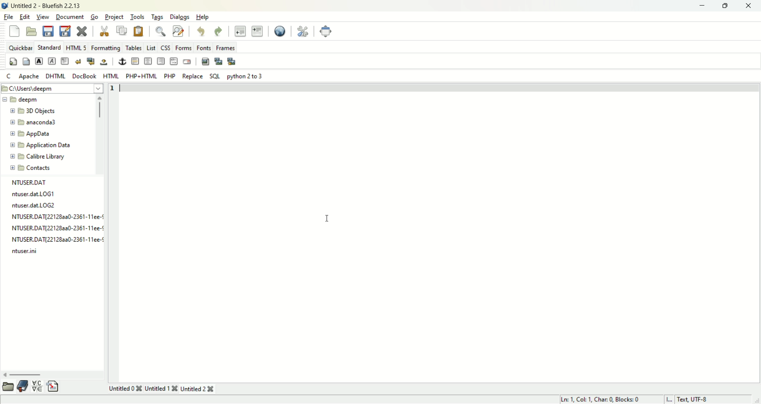 The height and width of the screenshot is (404, 761). What do you see at coordinates (100, 135) in the screenshot?
I see `vertical scroll bar` at bounding box center [100, 135].